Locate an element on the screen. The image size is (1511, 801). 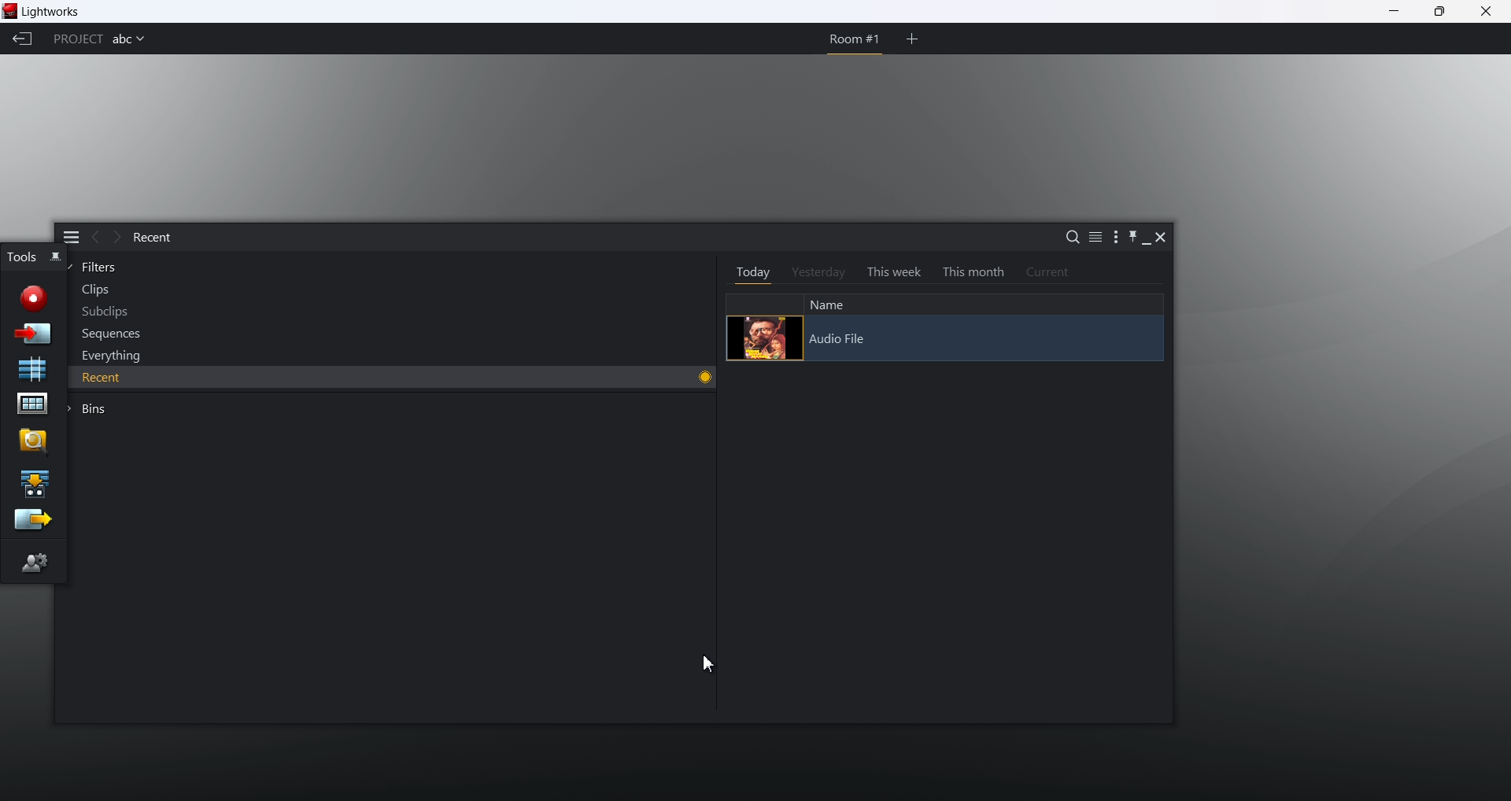
import is located at coordinates (35, 333).